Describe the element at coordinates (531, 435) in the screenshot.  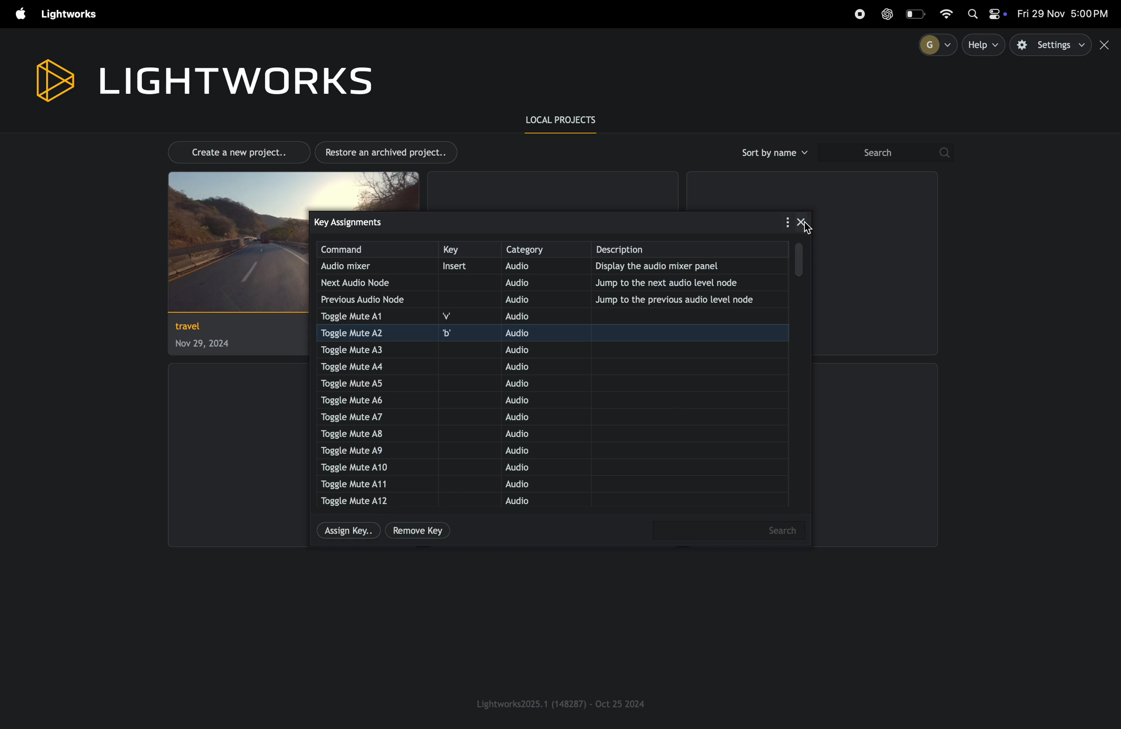
I see `audio` at that location.